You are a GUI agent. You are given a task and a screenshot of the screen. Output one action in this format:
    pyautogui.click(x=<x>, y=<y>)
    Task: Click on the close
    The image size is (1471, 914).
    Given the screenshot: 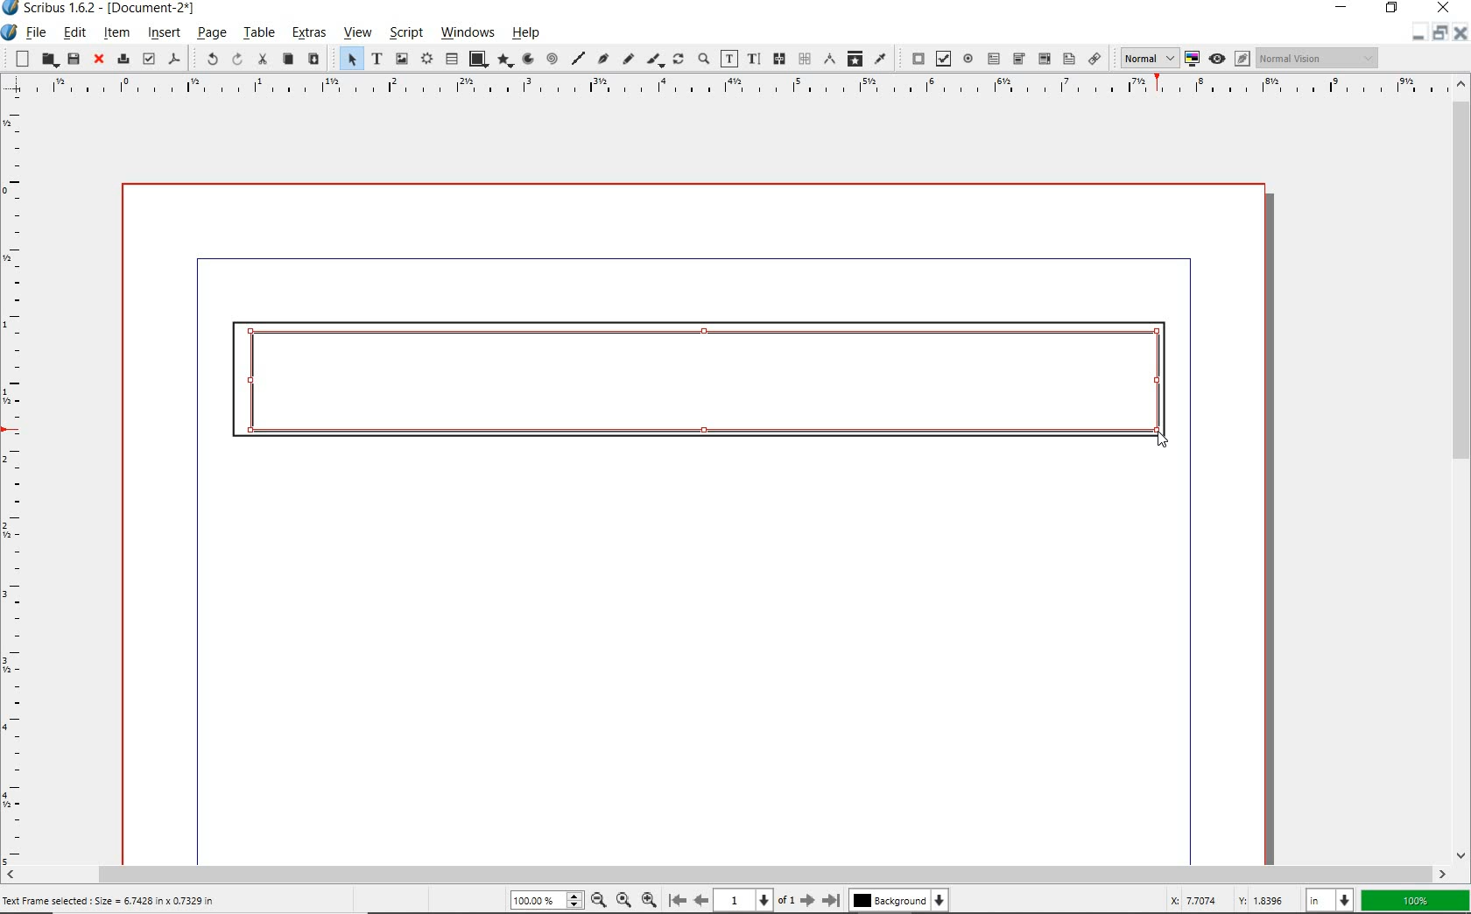 What is the action you would take?
    pyautogui.click(x=100, y=60)
    